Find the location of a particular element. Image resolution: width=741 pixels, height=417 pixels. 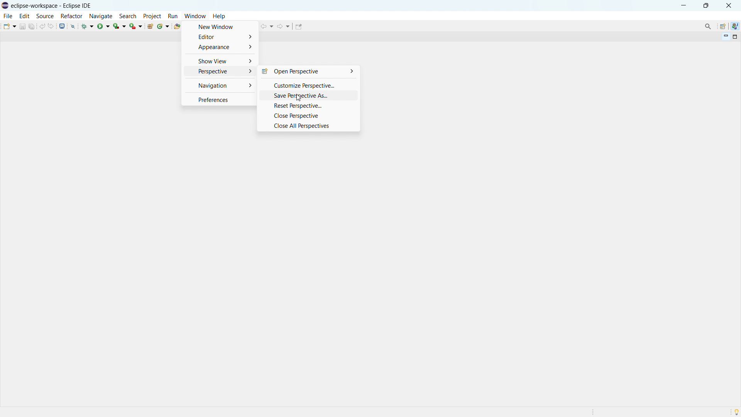

save all is located at coordinates (32, 26).